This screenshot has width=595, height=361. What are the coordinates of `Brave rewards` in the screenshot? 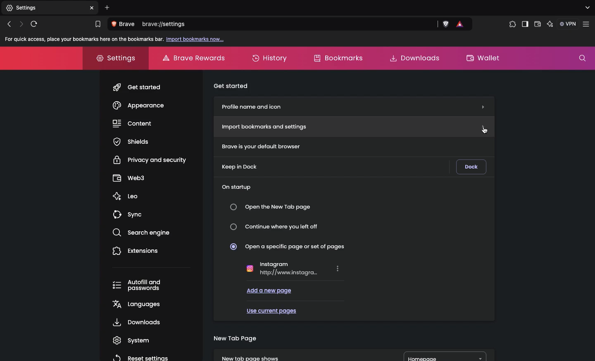 It's located at (195, 58).